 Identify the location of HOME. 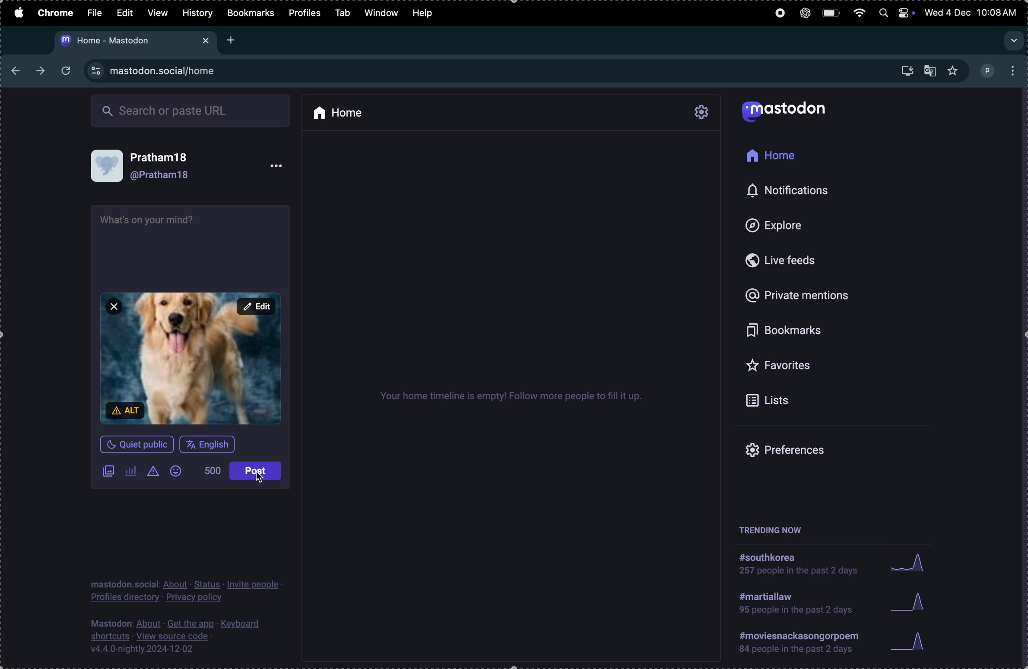
(770, 155).